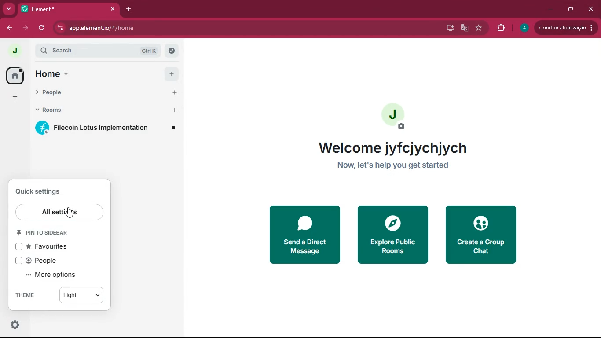  I want to click on element, so click(70, 9).